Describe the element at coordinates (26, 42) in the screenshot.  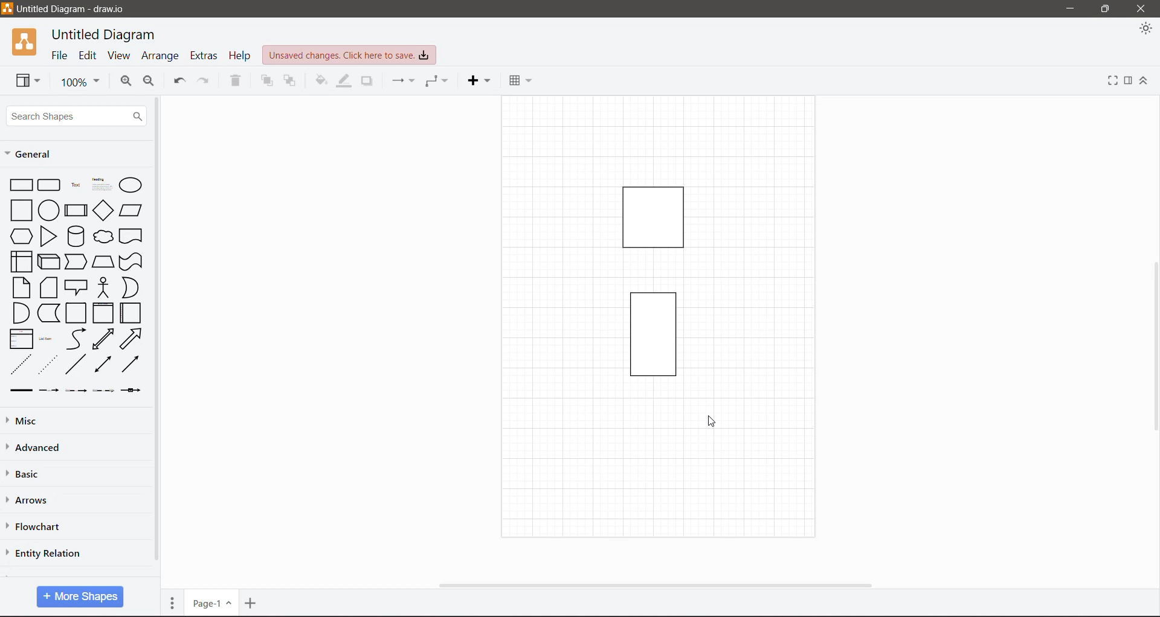
I see `Application Logo` at that location.